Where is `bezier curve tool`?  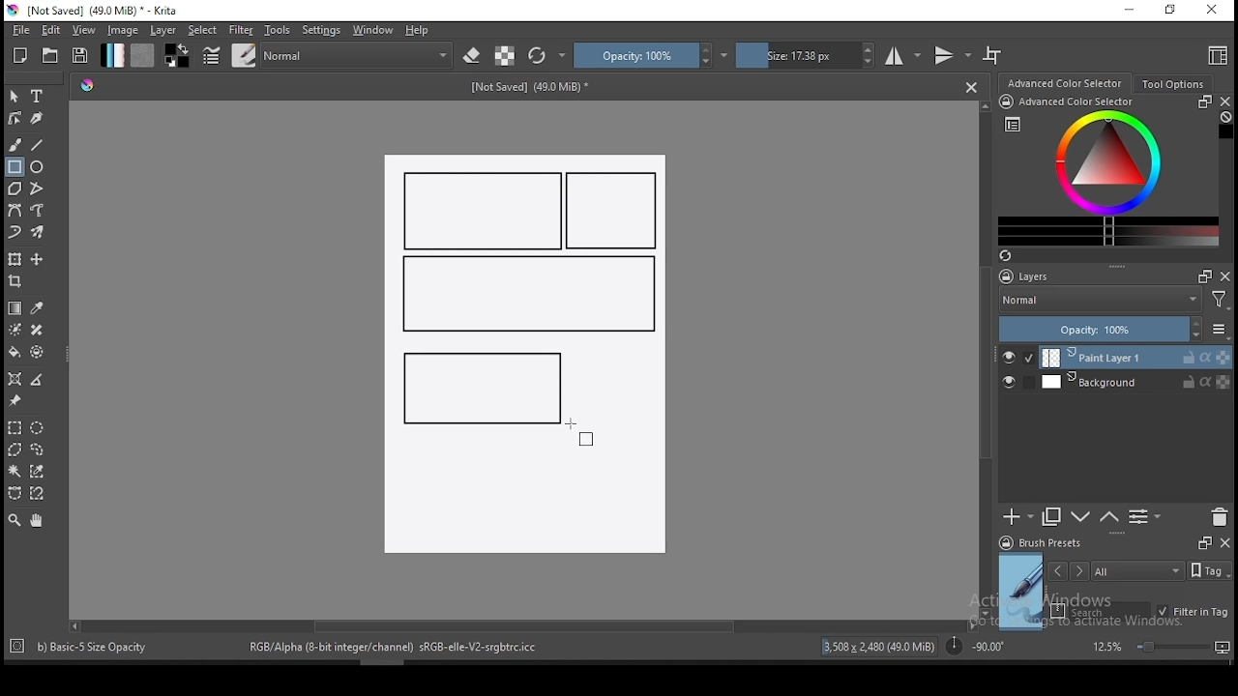
bezier curve tool is located at coordinates (14, 212).